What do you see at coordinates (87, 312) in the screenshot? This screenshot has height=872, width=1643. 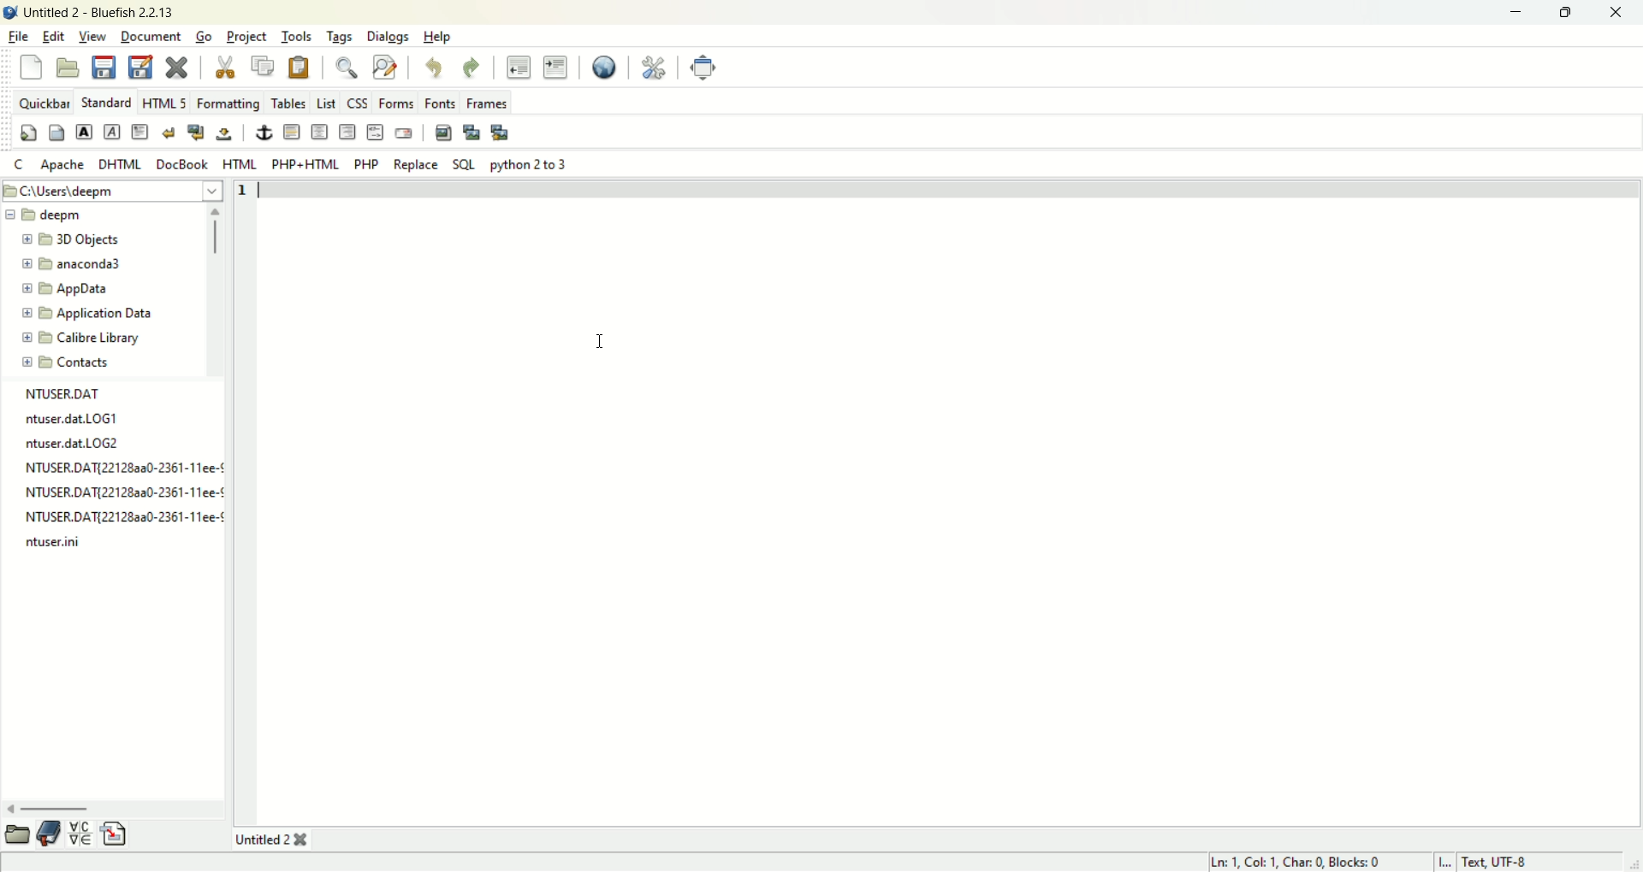 I see `application data` at bounding box center [87, 312].